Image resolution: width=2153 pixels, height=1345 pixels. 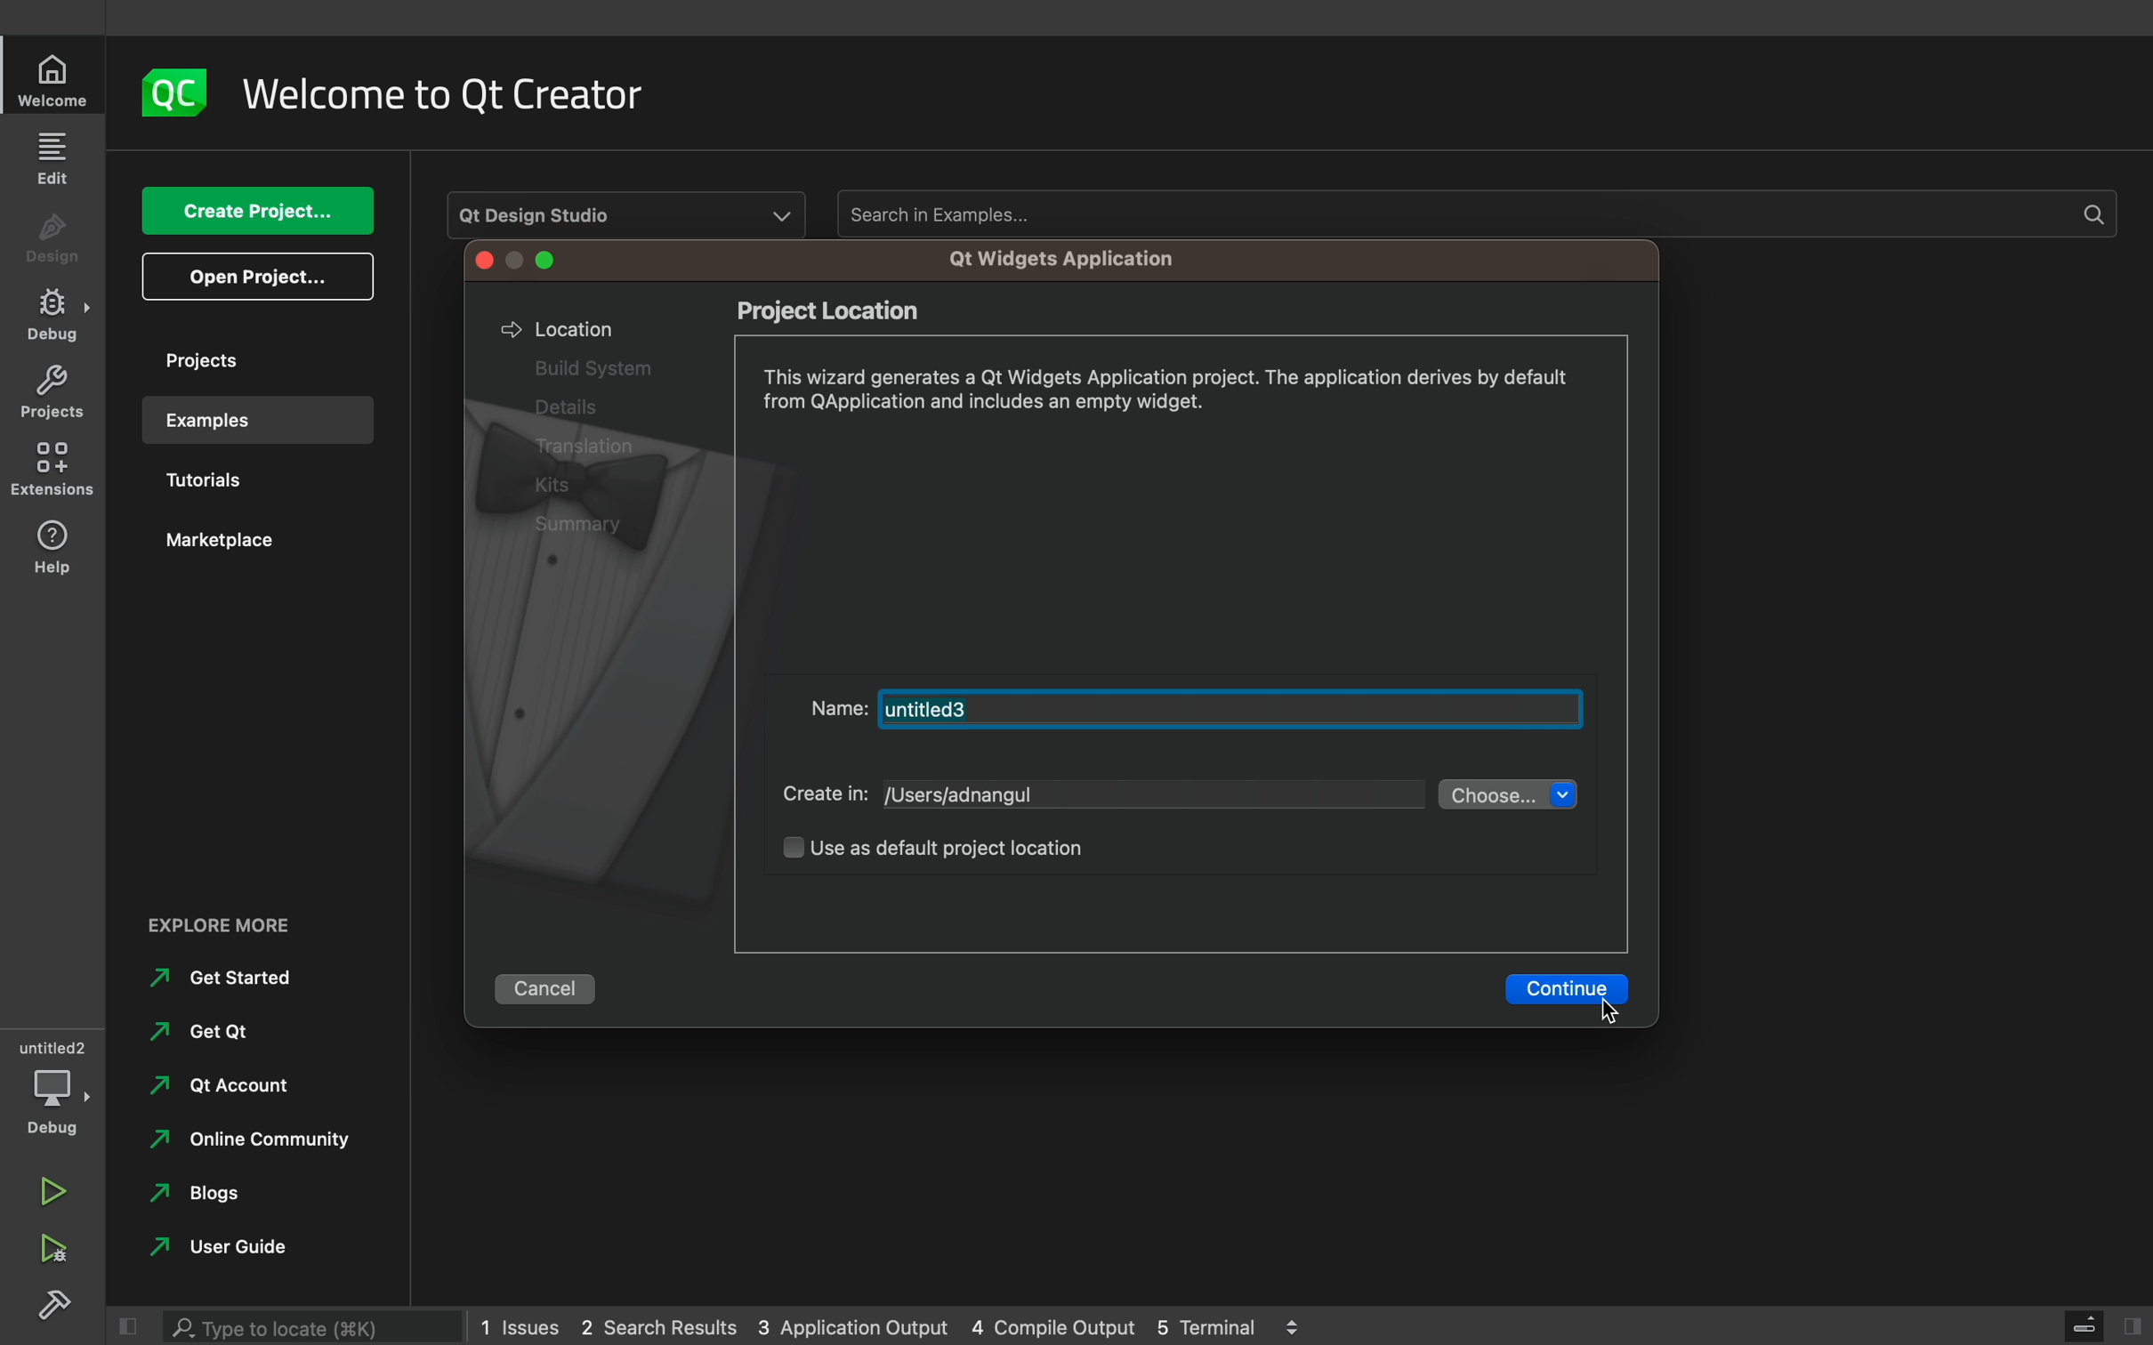 What do you see at coordinates (524, 261) in the screenshot?
I see `window bar` at bounding box center [524, 261].